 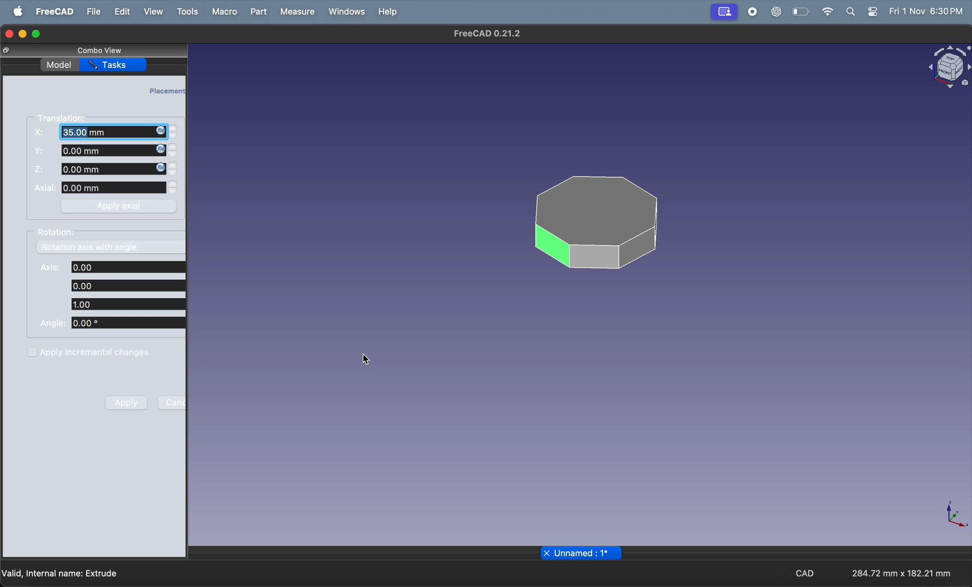 I want to click on Screensharing , so click(x=723, y=12).